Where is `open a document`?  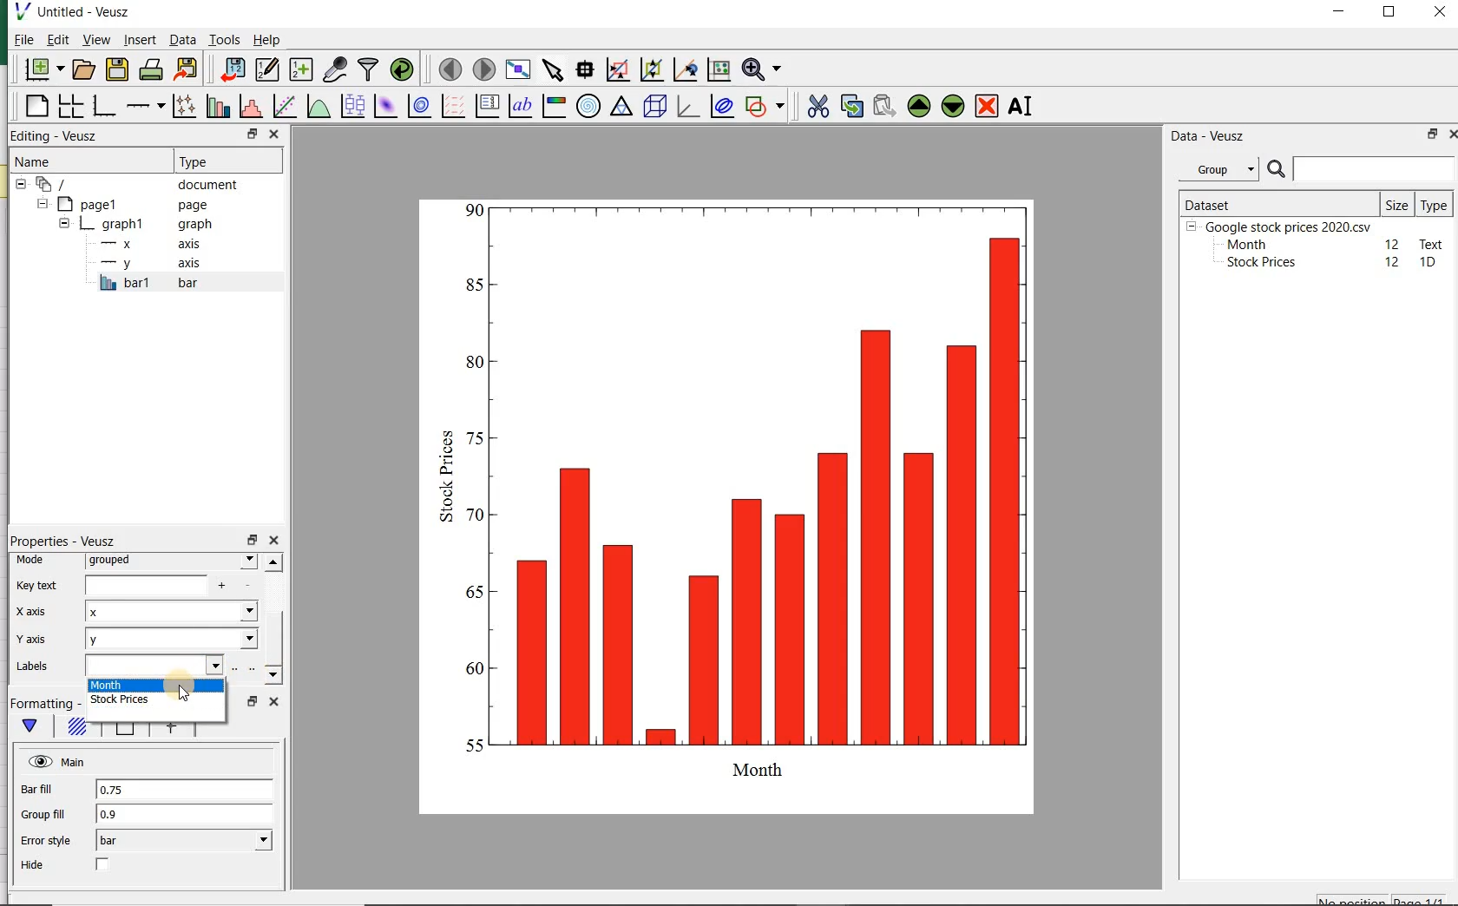
open a document is located at coordinates (85, 69).